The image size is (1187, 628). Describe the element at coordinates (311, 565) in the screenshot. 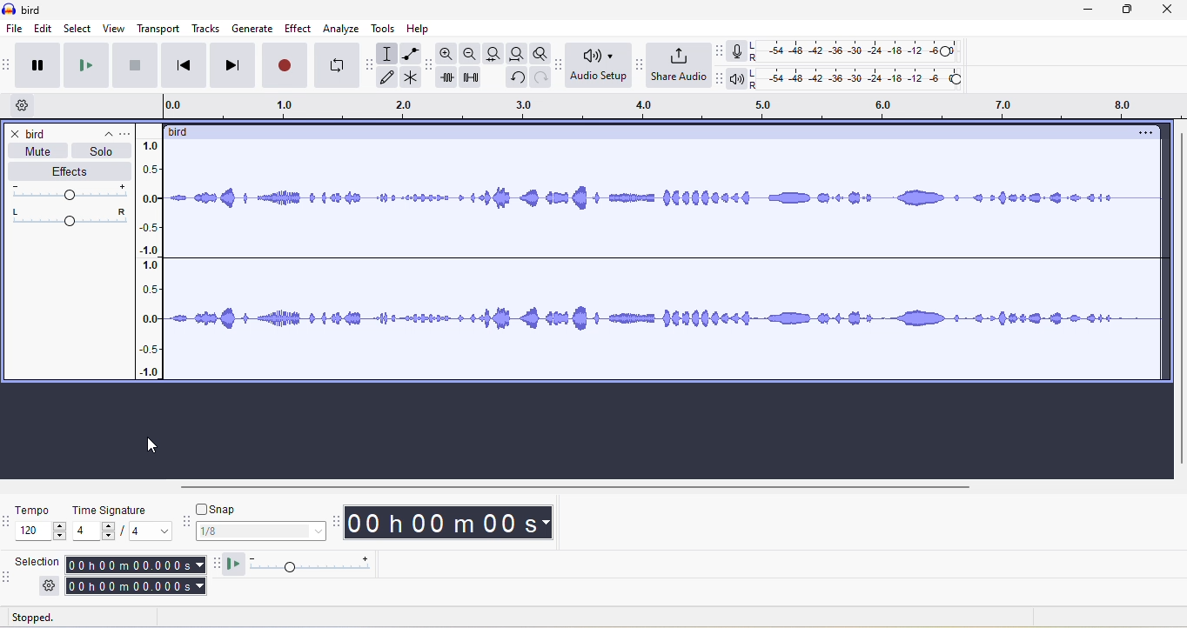

I see `play at speed` at that location.